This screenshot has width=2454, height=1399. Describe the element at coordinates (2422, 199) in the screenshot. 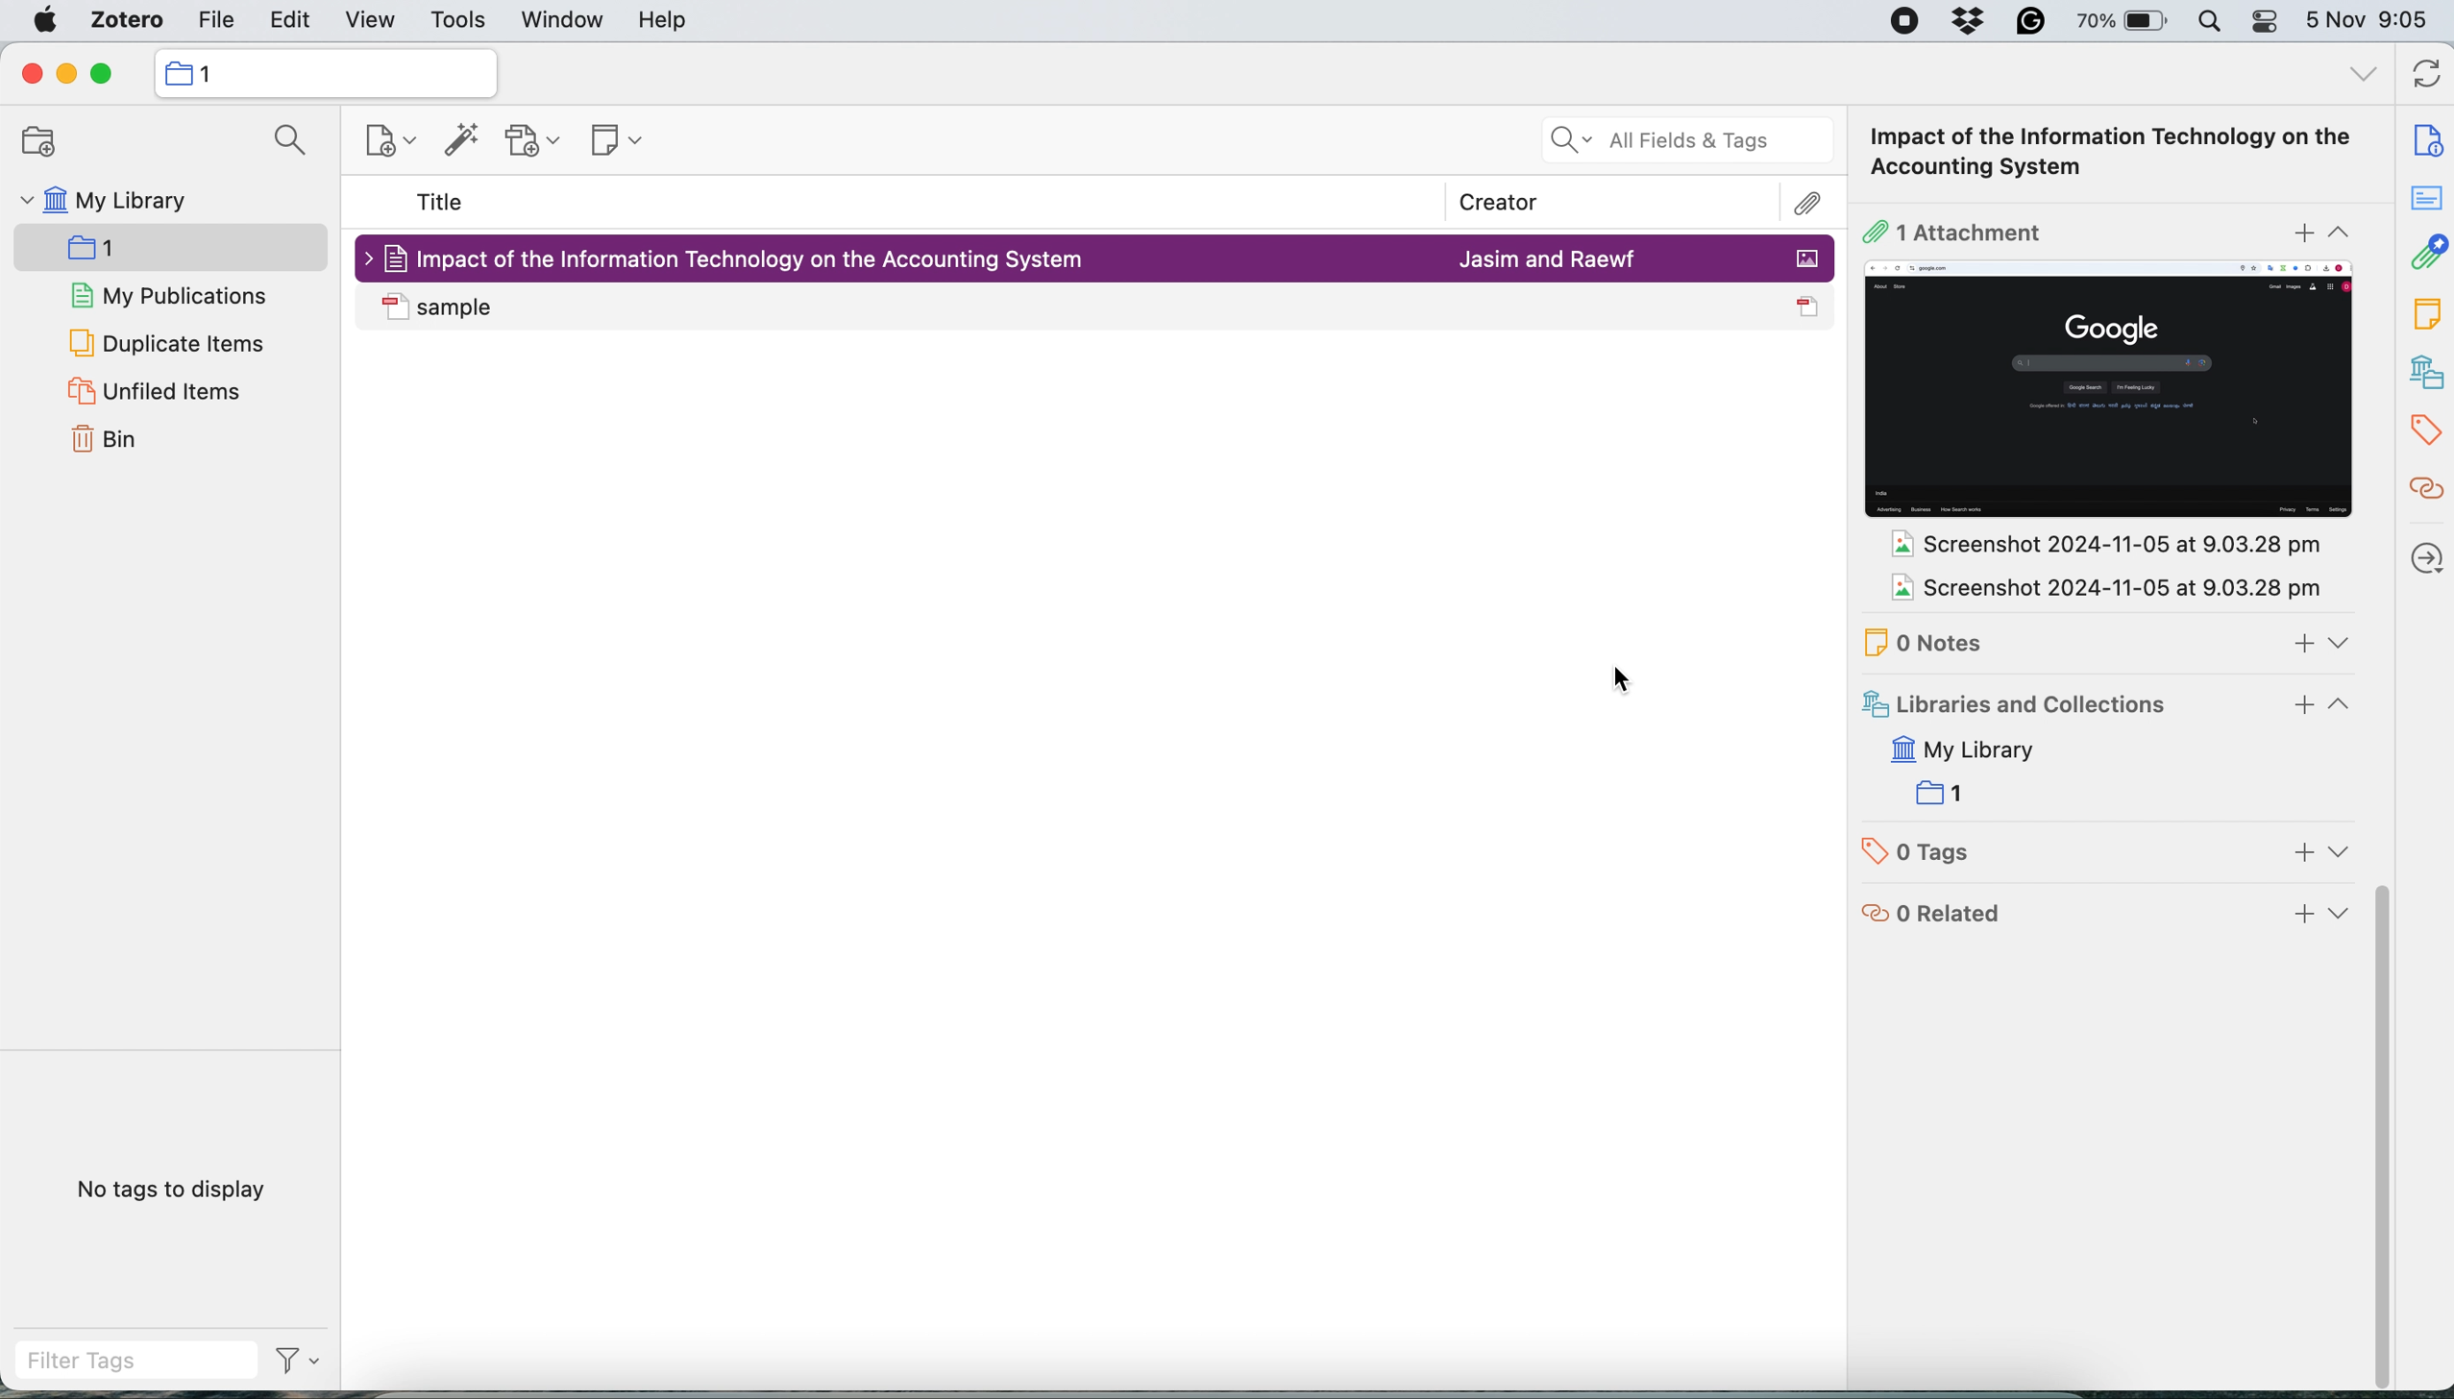

I see `abstract` at that location.